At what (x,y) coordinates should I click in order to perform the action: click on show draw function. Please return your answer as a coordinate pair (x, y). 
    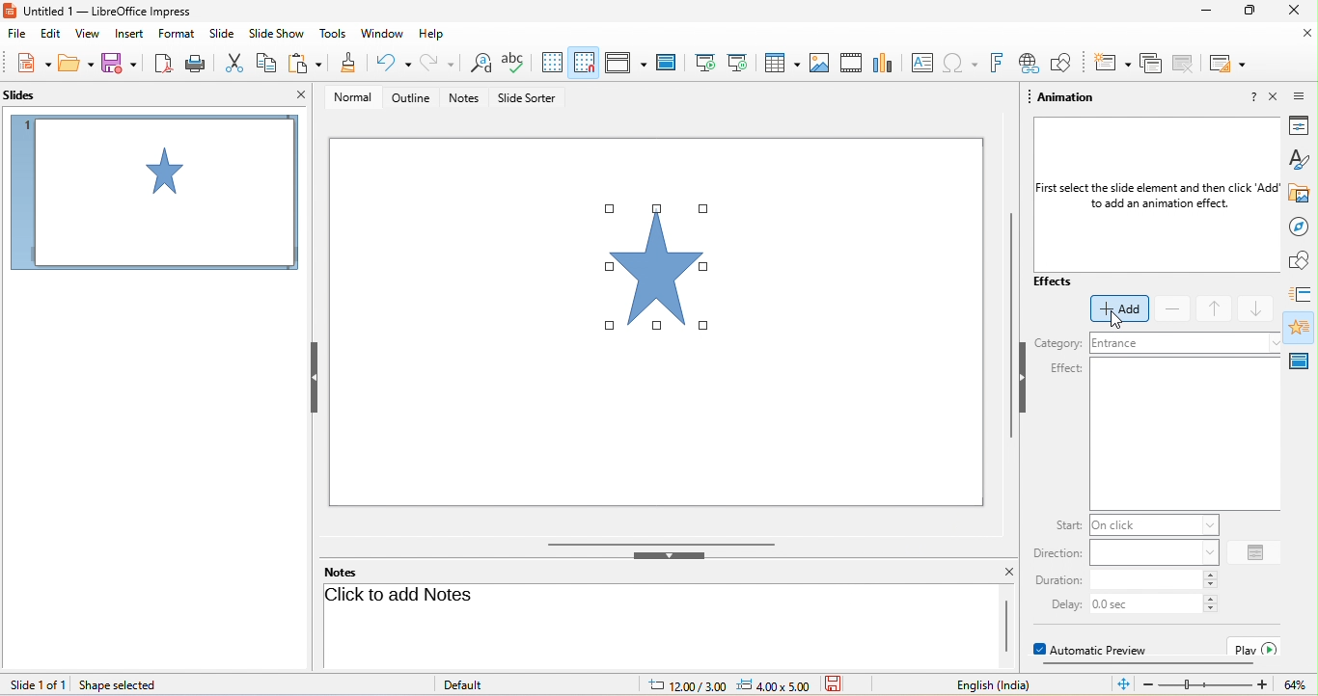
    Looking at the image, I should click on (1061, 62).